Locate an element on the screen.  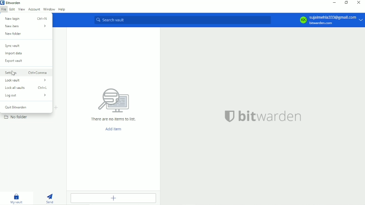
Restore down is located at coordinates (347, 3).